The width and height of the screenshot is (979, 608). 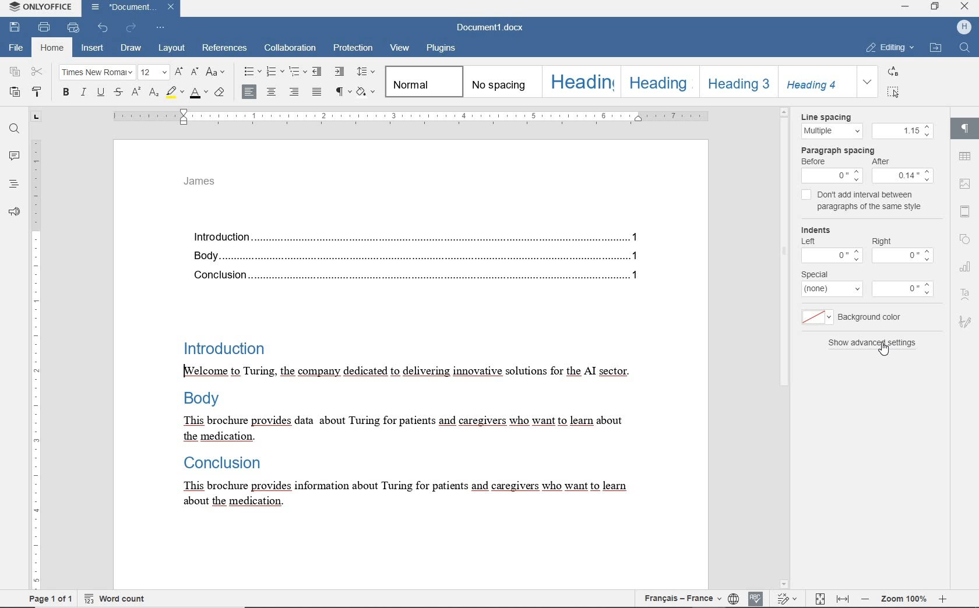 I want to click on strikethrough, so click(x=120, y=93).